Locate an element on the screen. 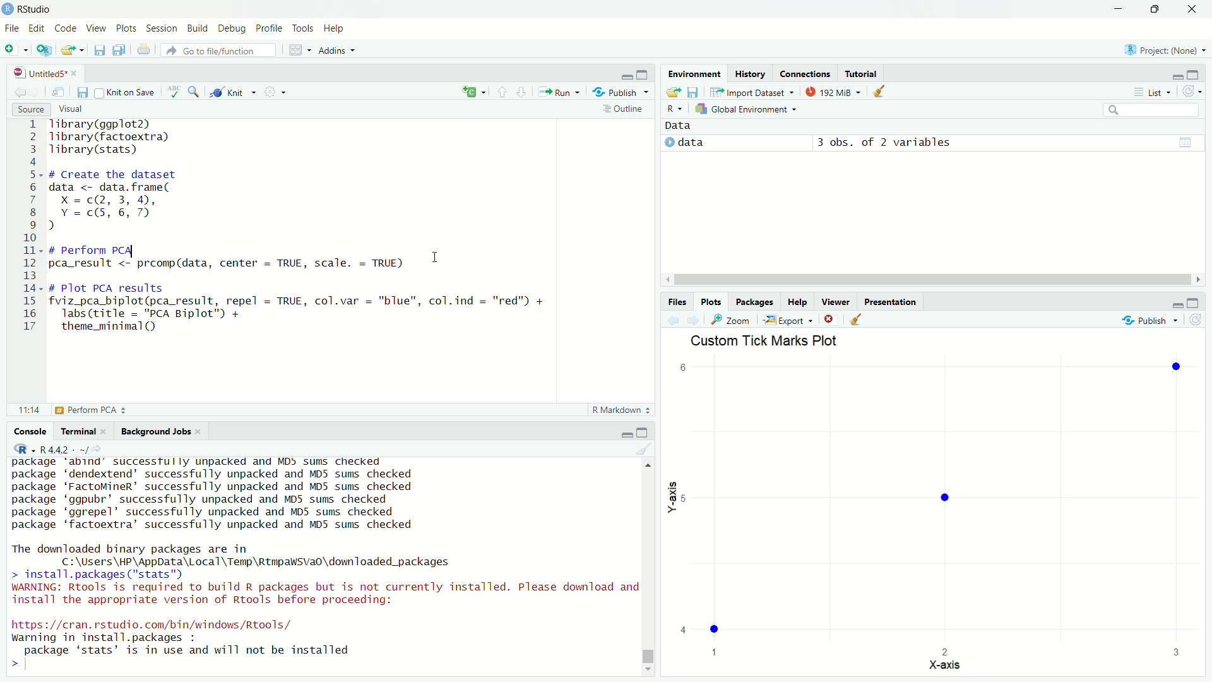 This screenshot has height=682, width=1212. New file is located at coordinates (15, 49).